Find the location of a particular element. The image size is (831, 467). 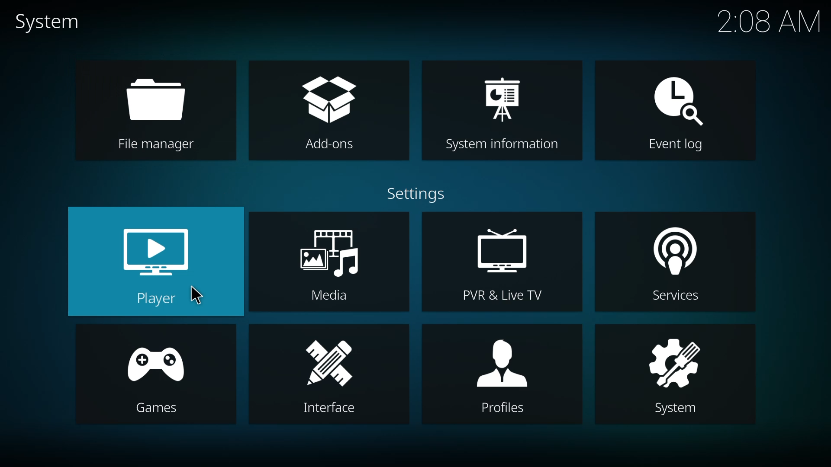

event log is located at coordinates (676, 111).